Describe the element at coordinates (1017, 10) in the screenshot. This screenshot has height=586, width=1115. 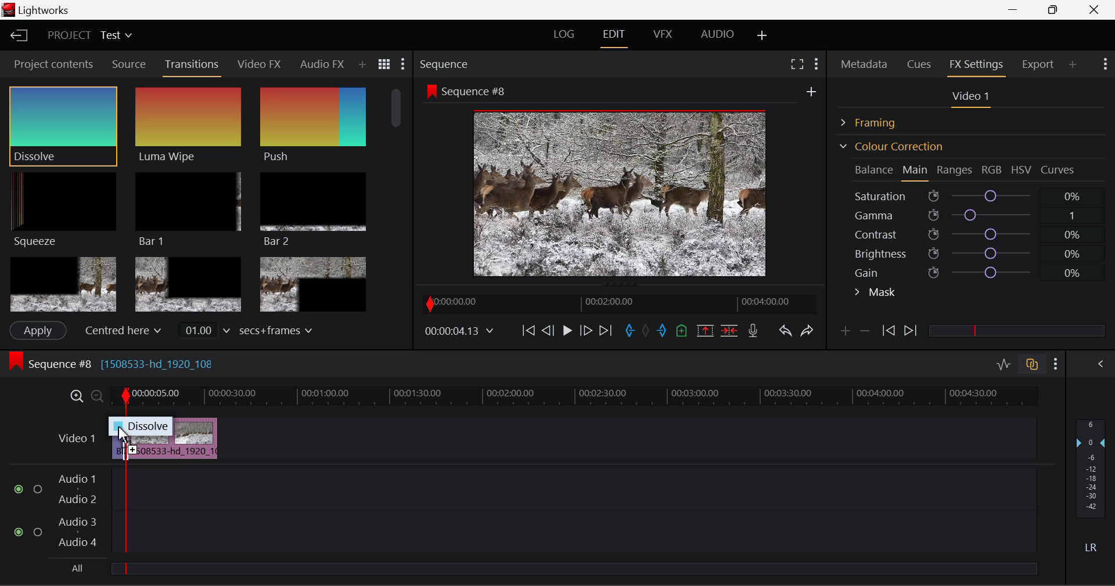
I see `Restore Down` at that location.